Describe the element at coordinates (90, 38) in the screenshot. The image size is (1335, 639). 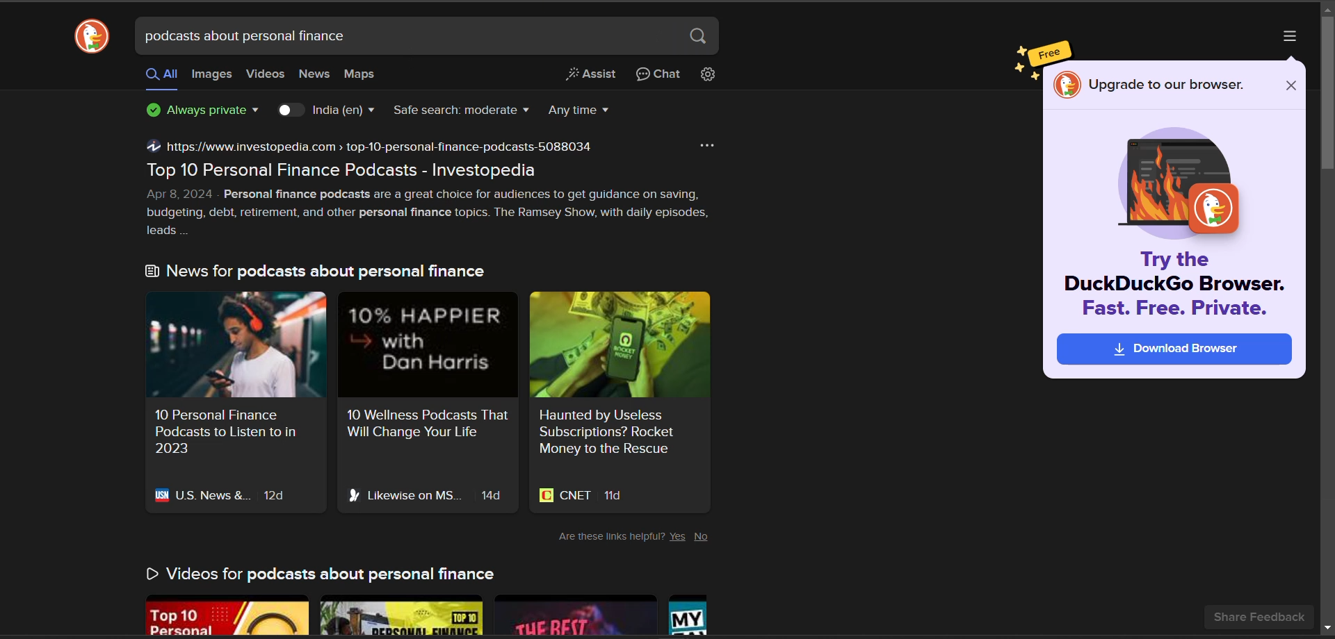
I see `logo` at that location.